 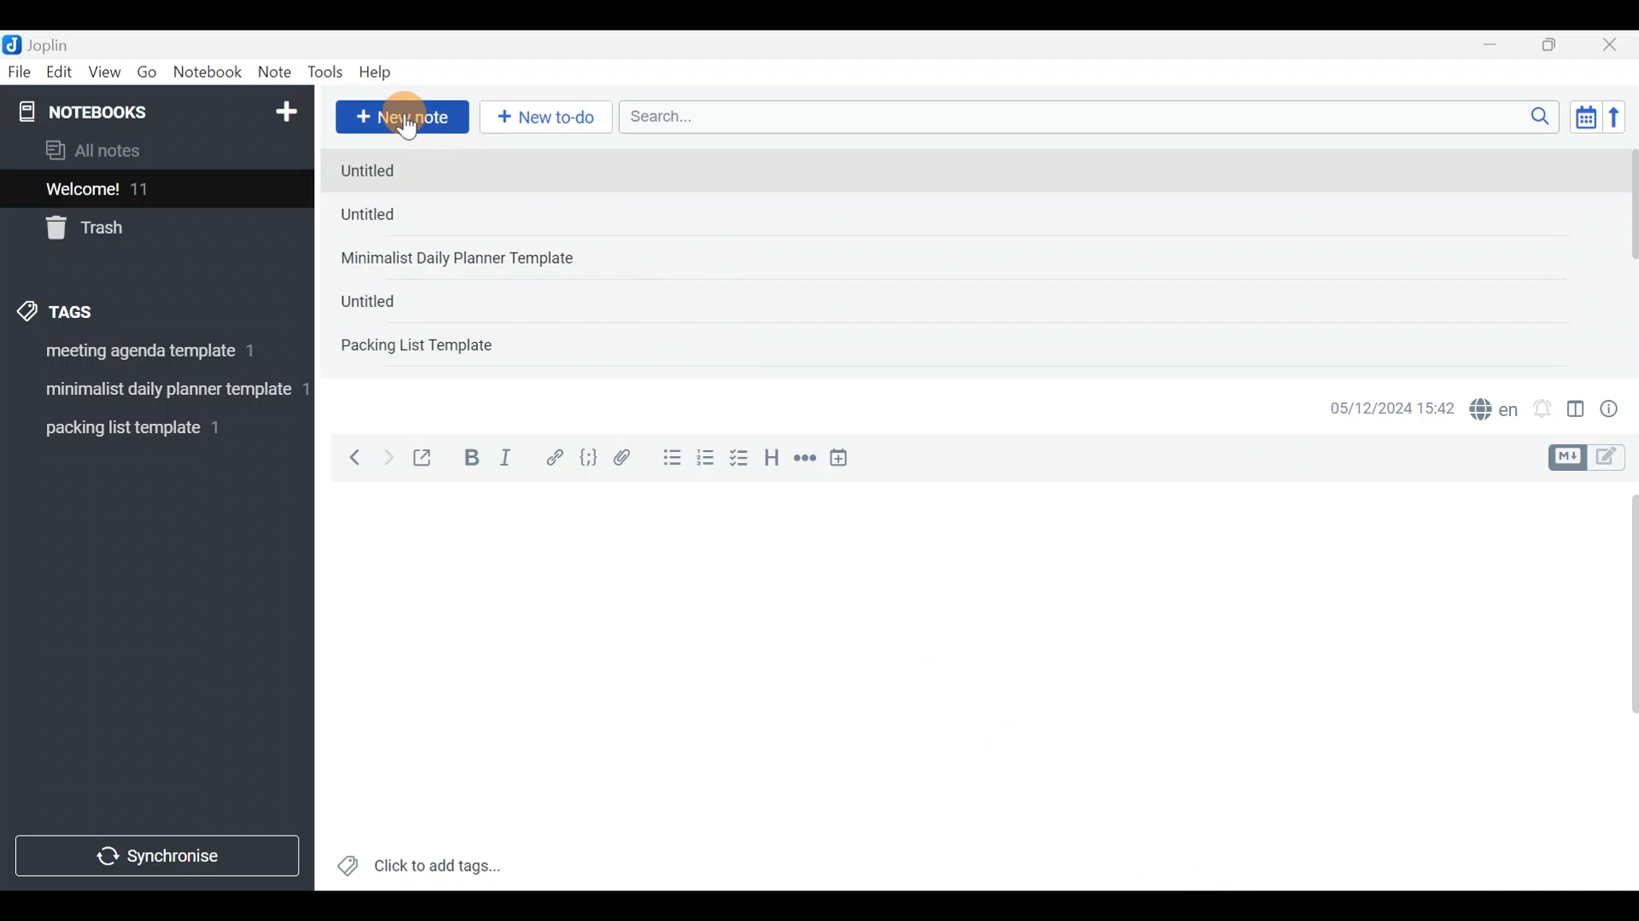 What do you see at coordinates (326, 73) in the screenshot?
I see `Tools` at bounding box center [326, 73].